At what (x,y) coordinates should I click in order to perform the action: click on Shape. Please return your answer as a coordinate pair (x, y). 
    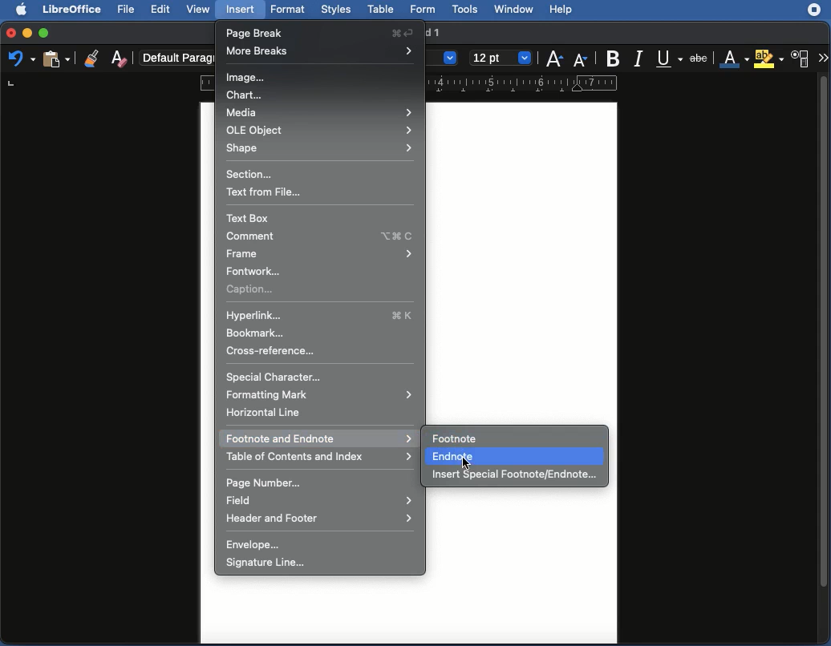
    Looking at the image, I should click on (323, 147).